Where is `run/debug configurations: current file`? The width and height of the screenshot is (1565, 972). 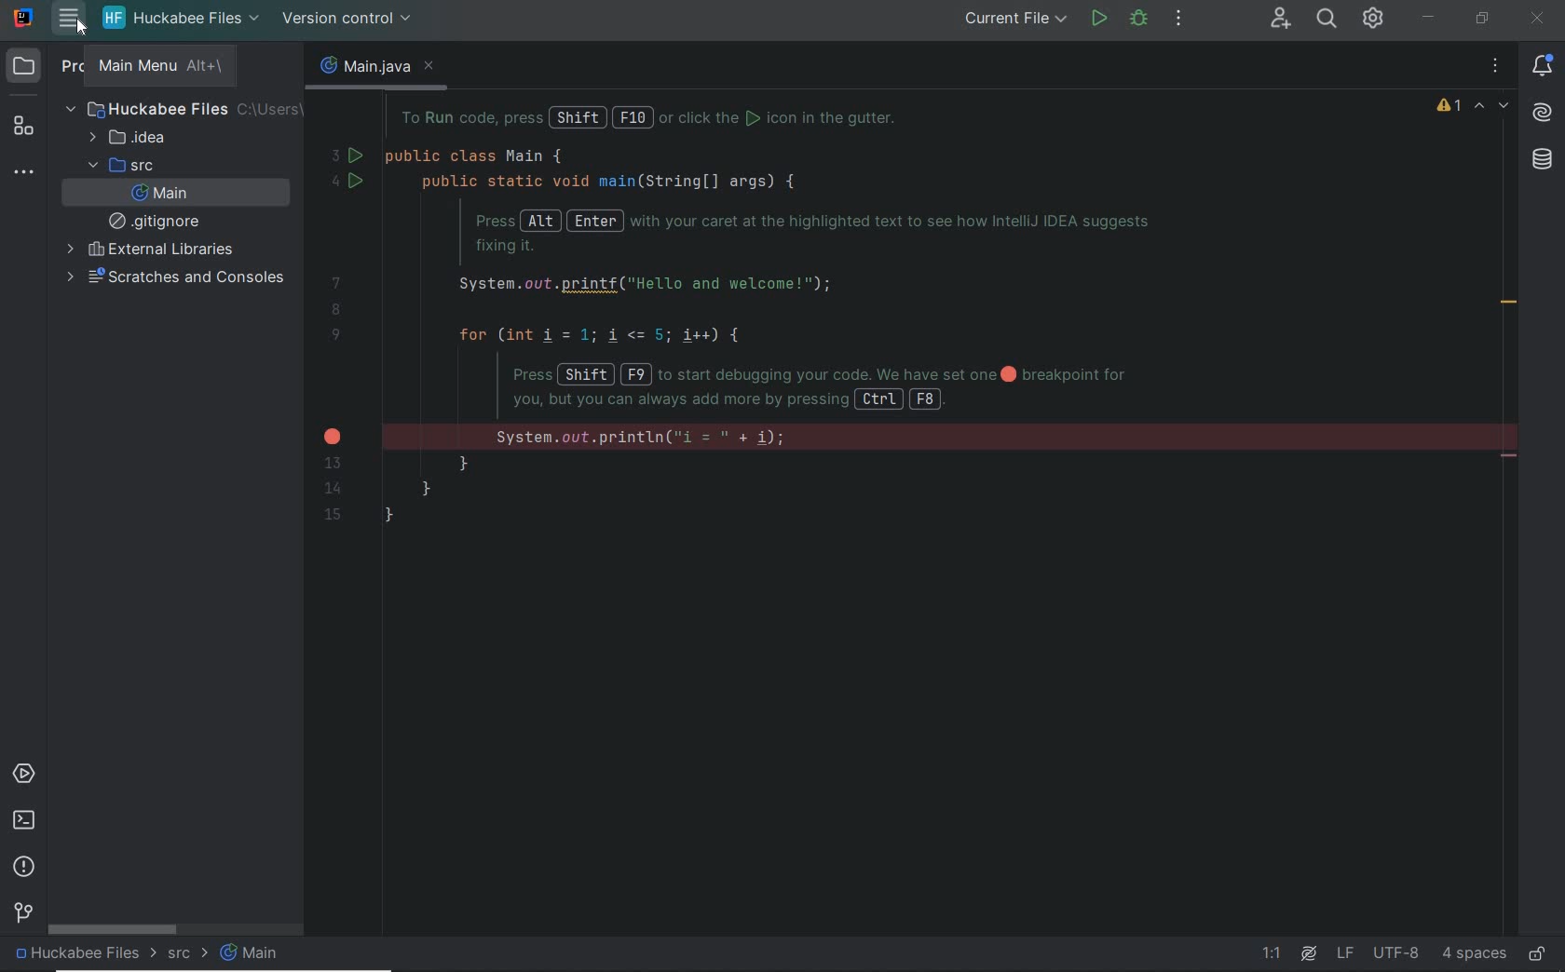
run/debug configurations: current file is located at coordinates (1017, 20).